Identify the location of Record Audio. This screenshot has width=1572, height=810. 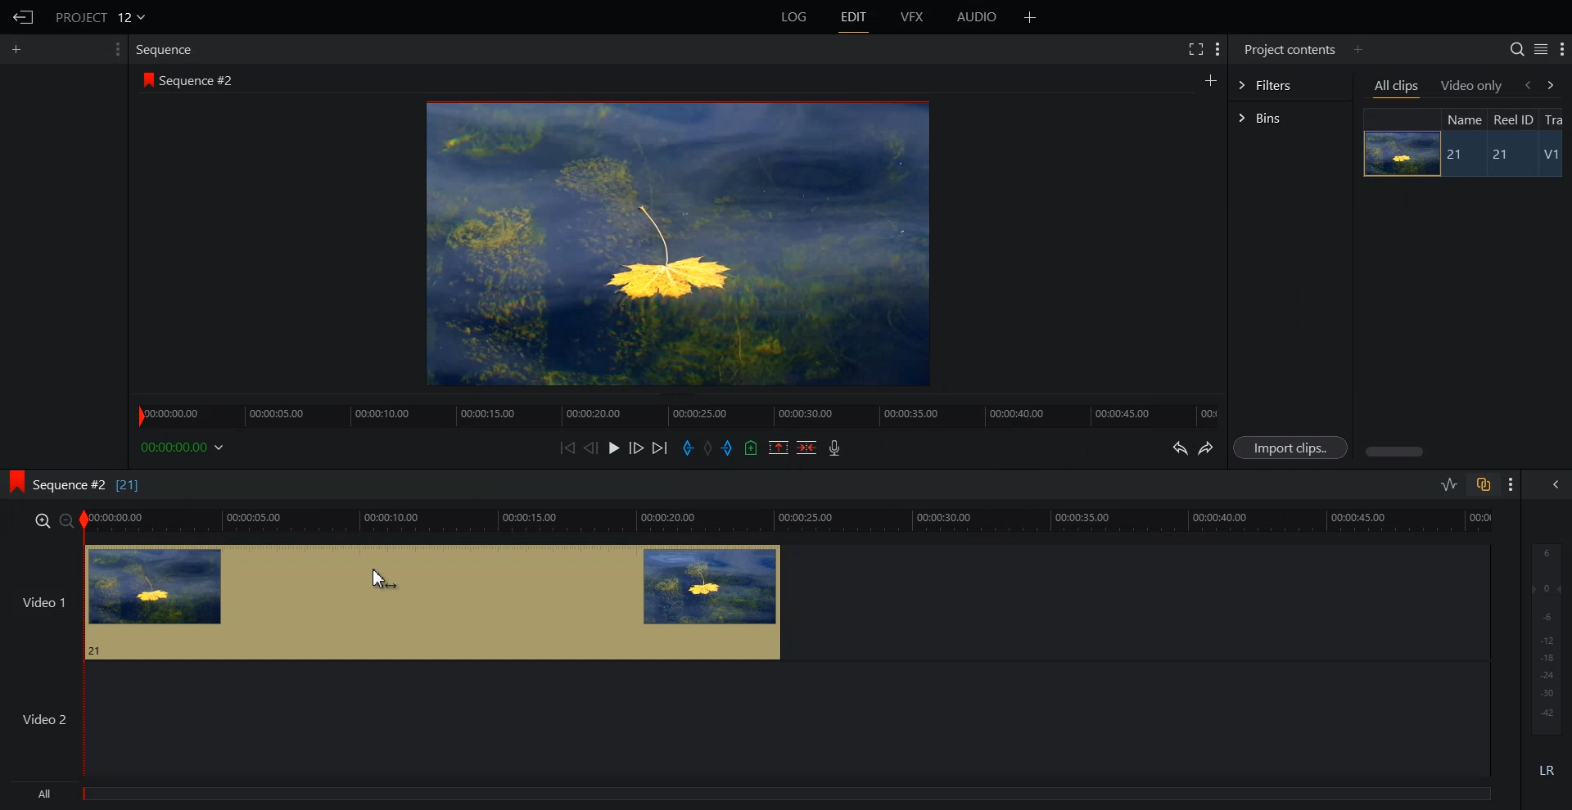
(833, 448).